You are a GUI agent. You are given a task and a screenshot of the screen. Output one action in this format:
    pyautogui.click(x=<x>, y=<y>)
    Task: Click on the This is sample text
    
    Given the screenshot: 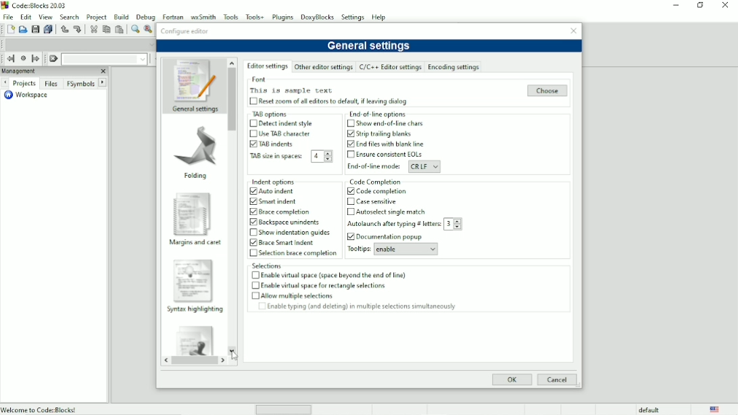 What is the action you would take?
    pyautogui.click(x=292, y=91)
    